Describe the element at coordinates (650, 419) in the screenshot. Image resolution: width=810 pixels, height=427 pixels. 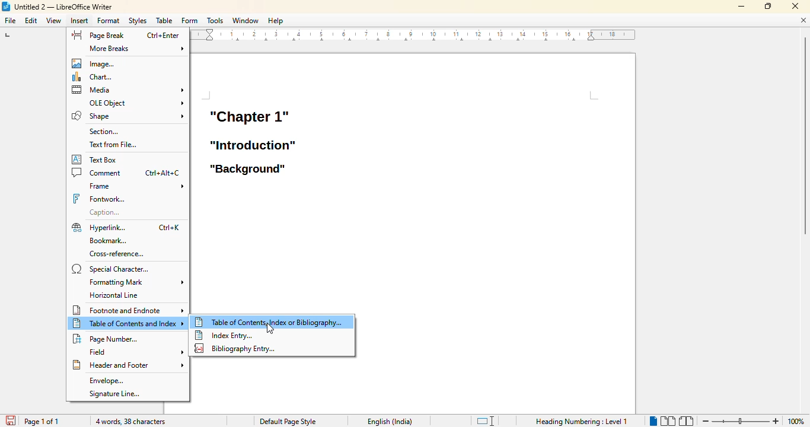
I see `view single page` at that location.